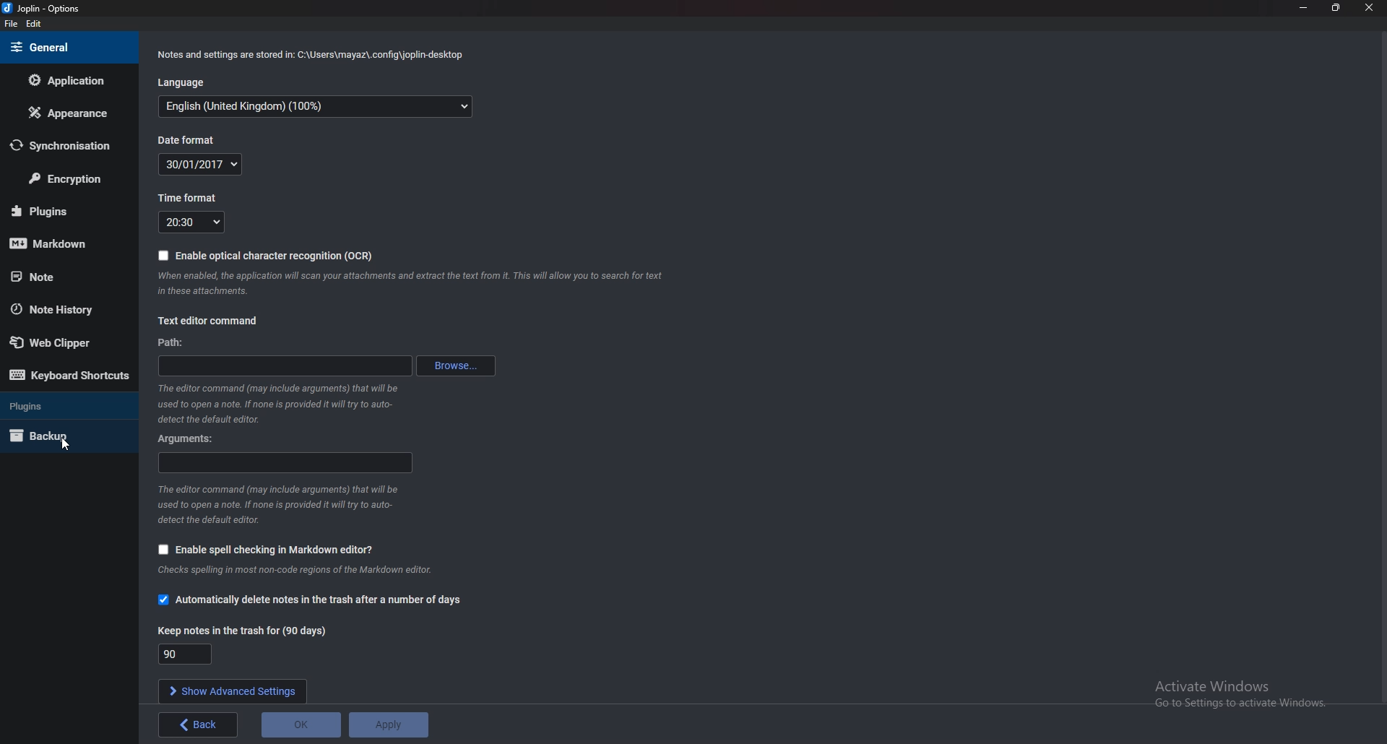  Describe the element at coordinates (64, 275) in the screenshot. I see `Note` at that location.